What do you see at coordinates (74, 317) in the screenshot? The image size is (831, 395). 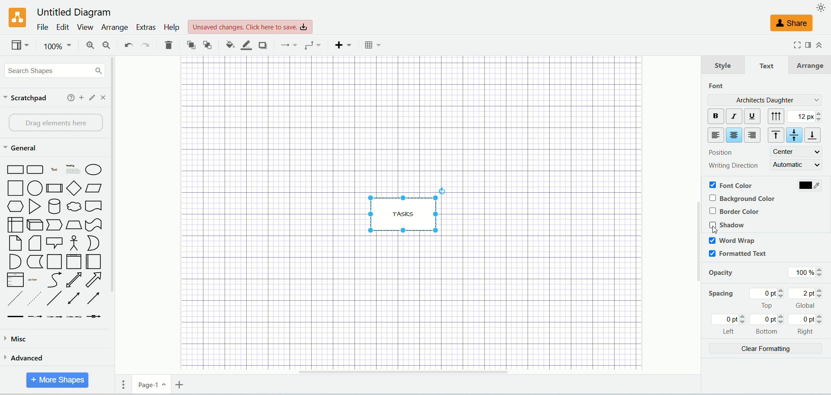 I see `Connector with 3 label` at bounding box center [74, 317].